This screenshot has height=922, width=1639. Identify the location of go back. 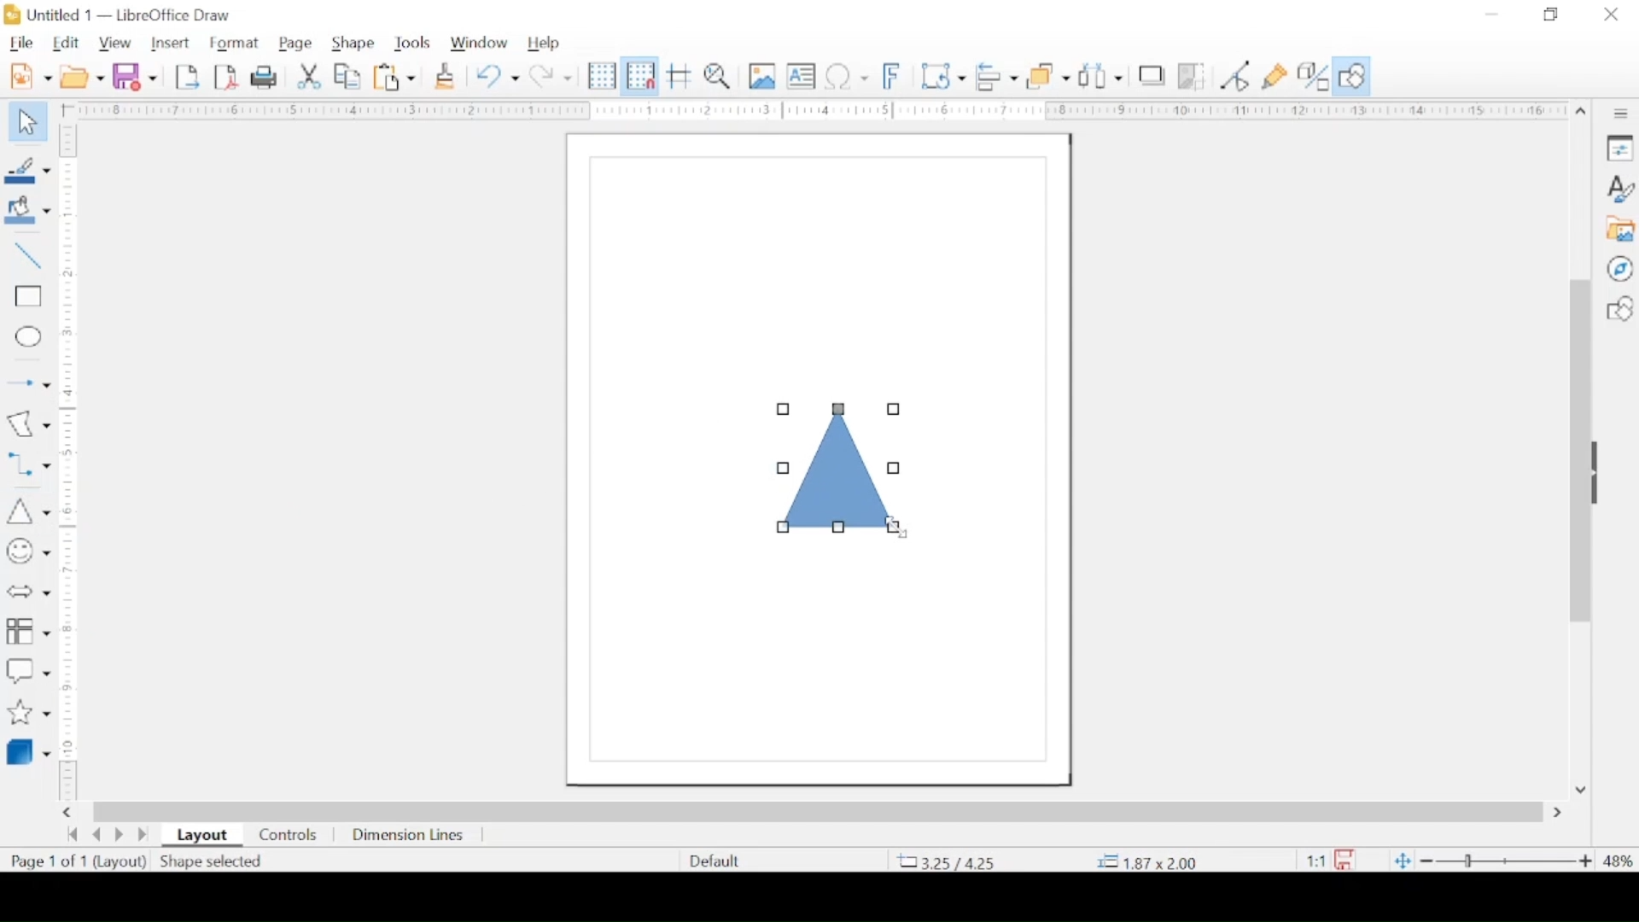
(73, 834).